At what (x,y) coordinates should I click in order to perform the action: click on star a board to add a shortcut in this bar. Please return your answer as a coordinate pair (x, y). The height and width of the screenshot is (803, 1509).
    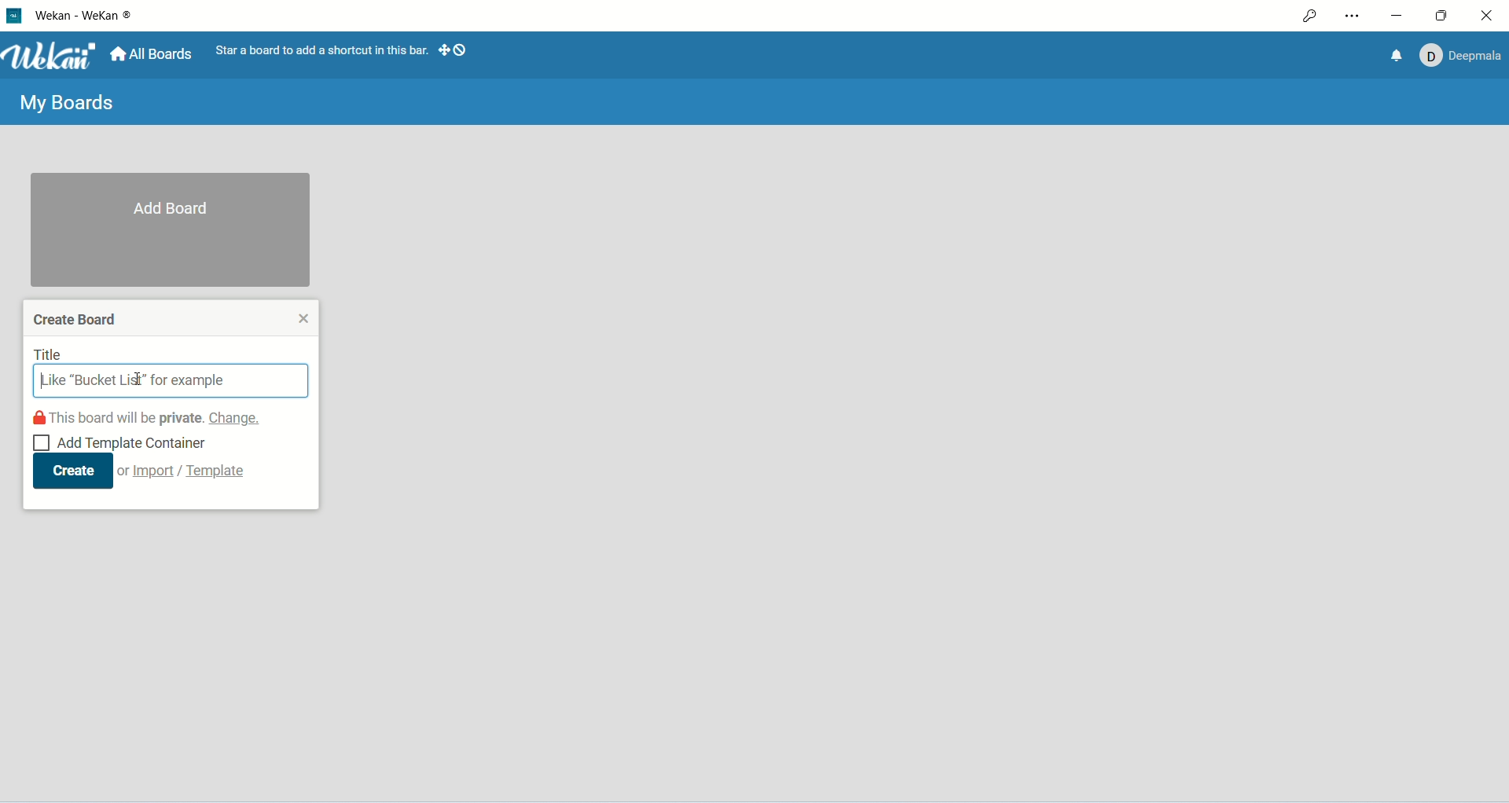
    Looking at the image, I should click on (319, 50).